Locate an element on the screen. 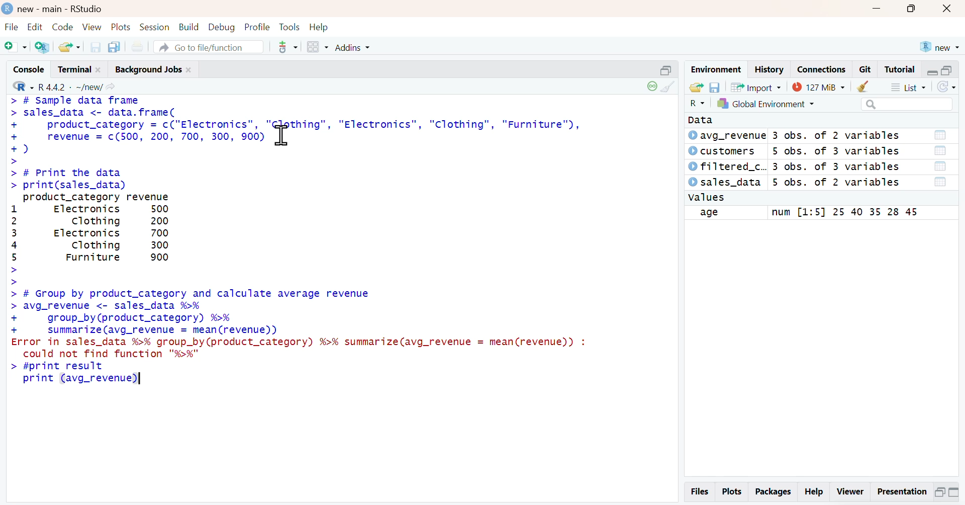 The height and width of the screenshot is (505, 965). session status is located at coordinates (651, 87).